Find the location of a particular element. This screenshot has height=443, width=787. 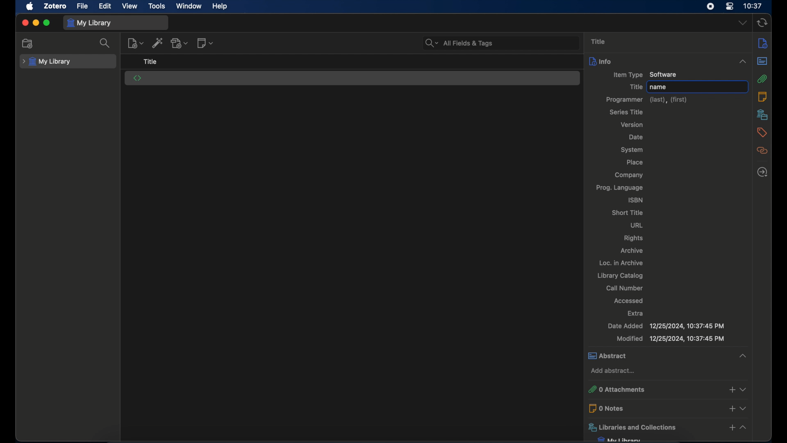

10.37 is located at coordinates (753, 7).